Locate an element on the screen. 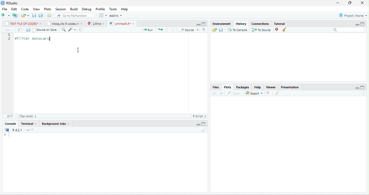 This screenshot has width=369, height=195. #filter motocars is located at coordinates (35, 39).